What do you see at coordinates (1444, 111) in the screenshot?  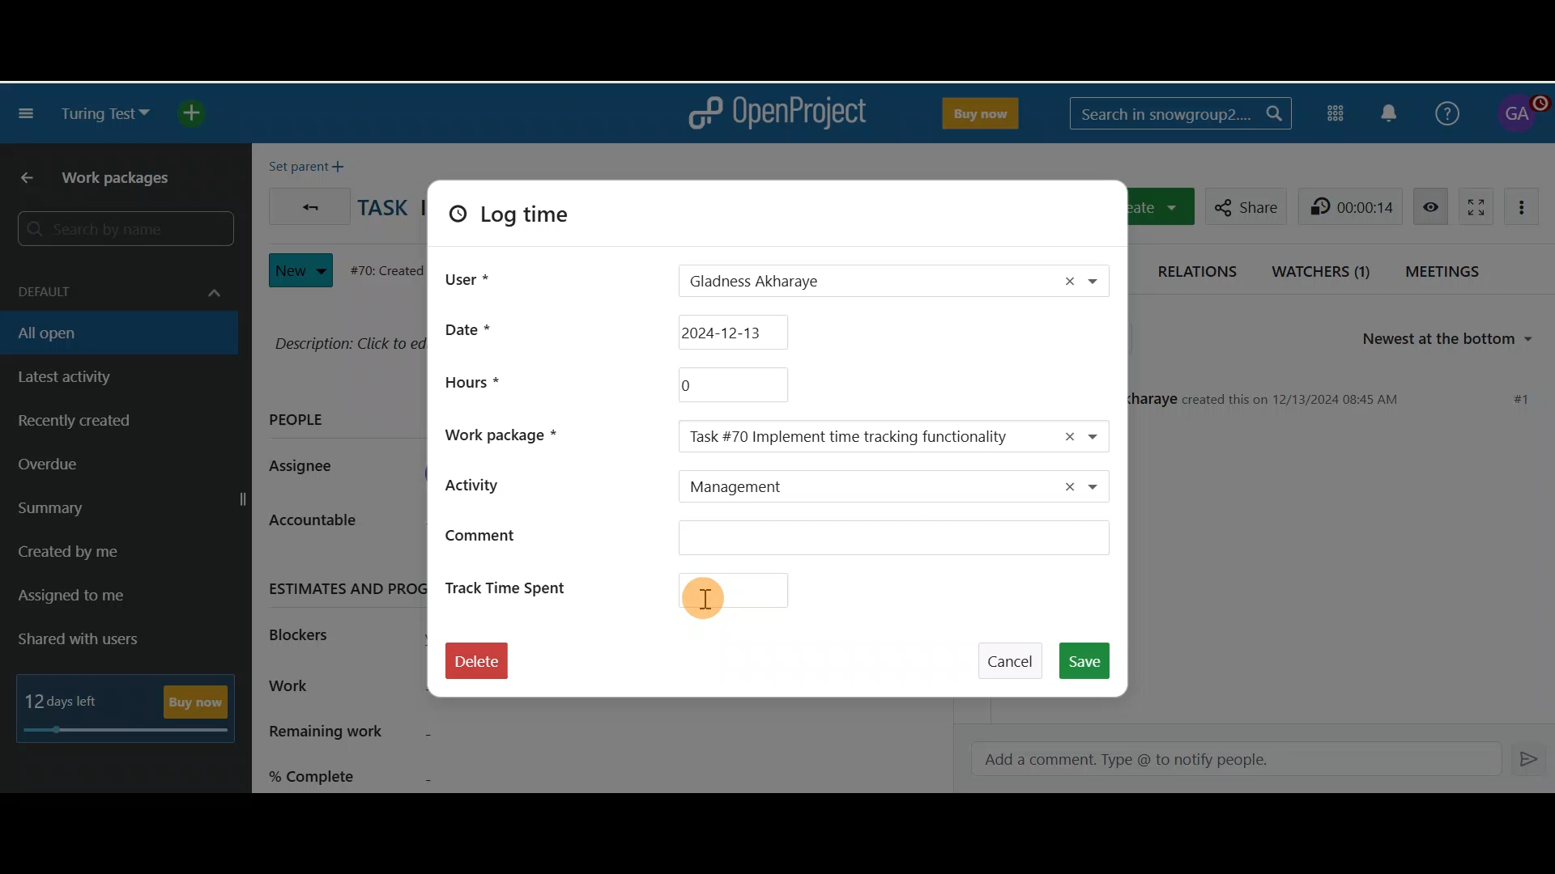 I see `Help` at bounding box center [1444, 111].